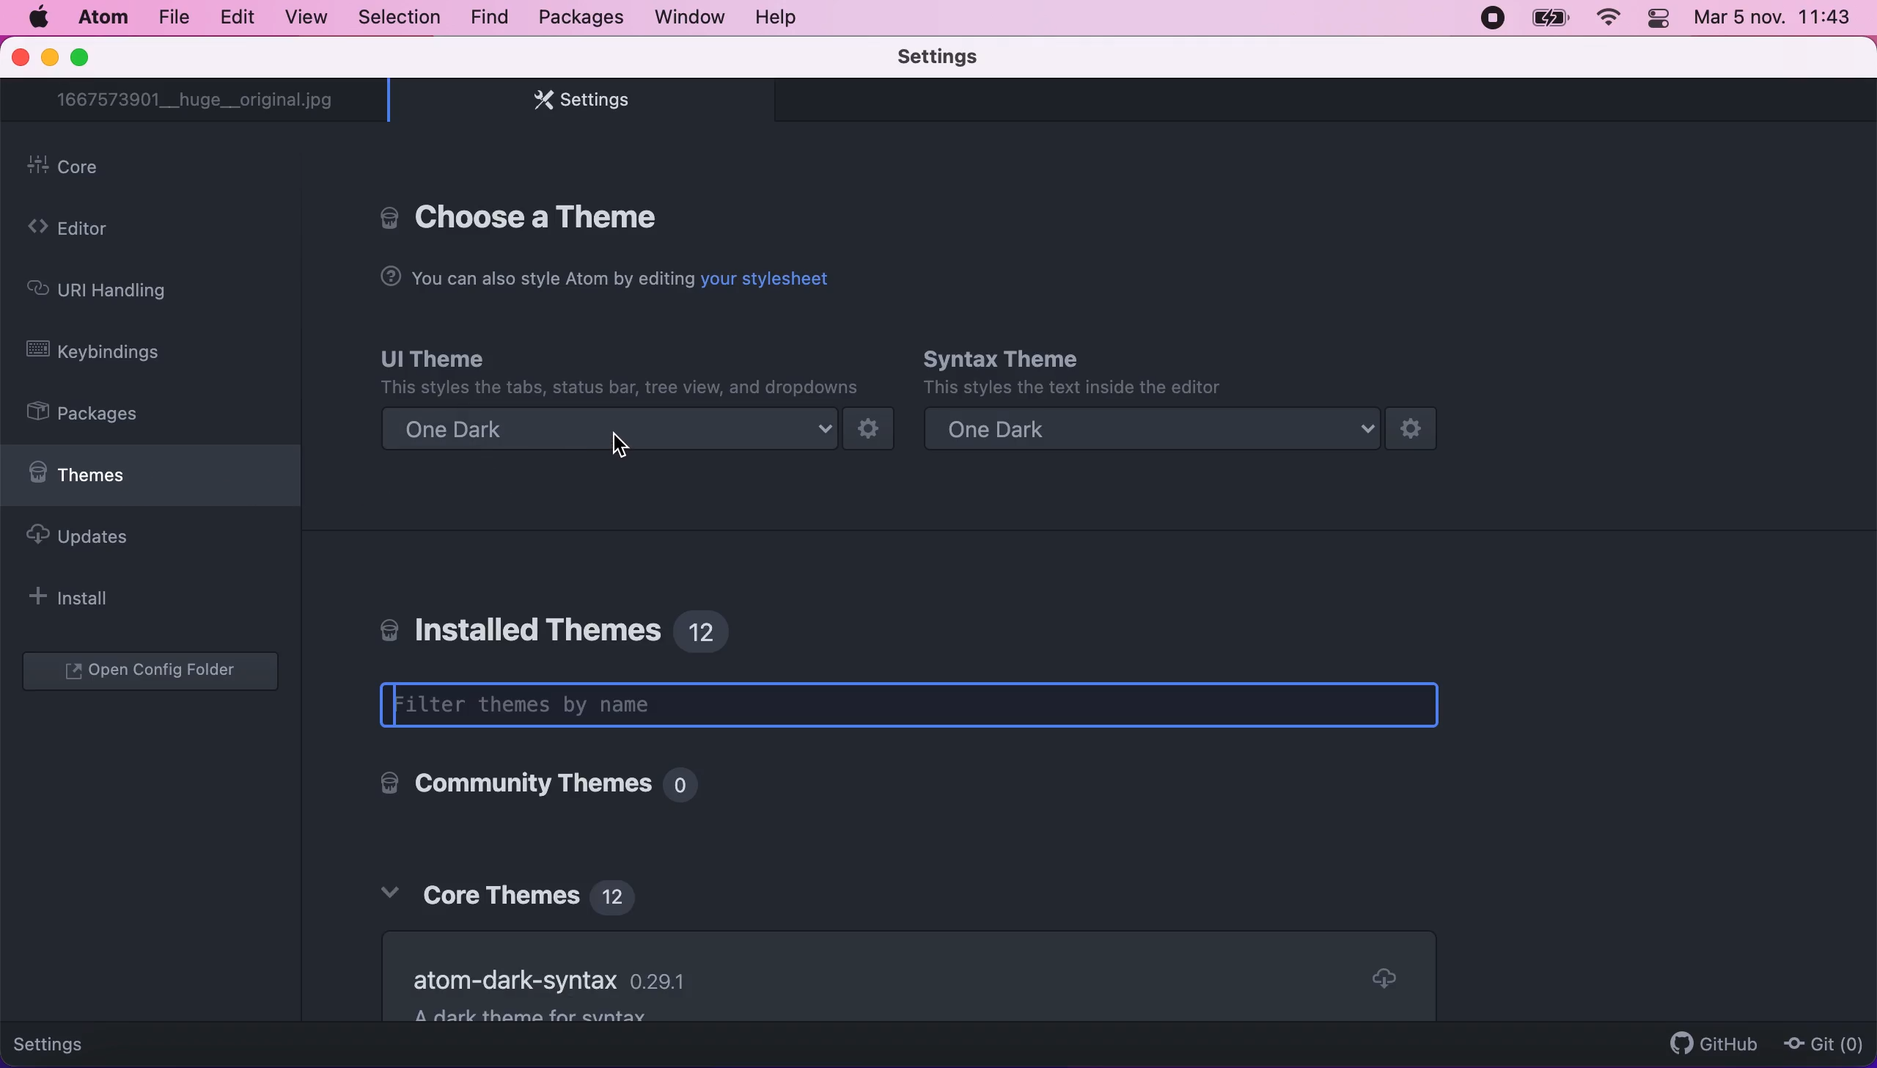 The width and height of the screenshot is (1877, 1068). I want to click on community themes, so click(529, 787).